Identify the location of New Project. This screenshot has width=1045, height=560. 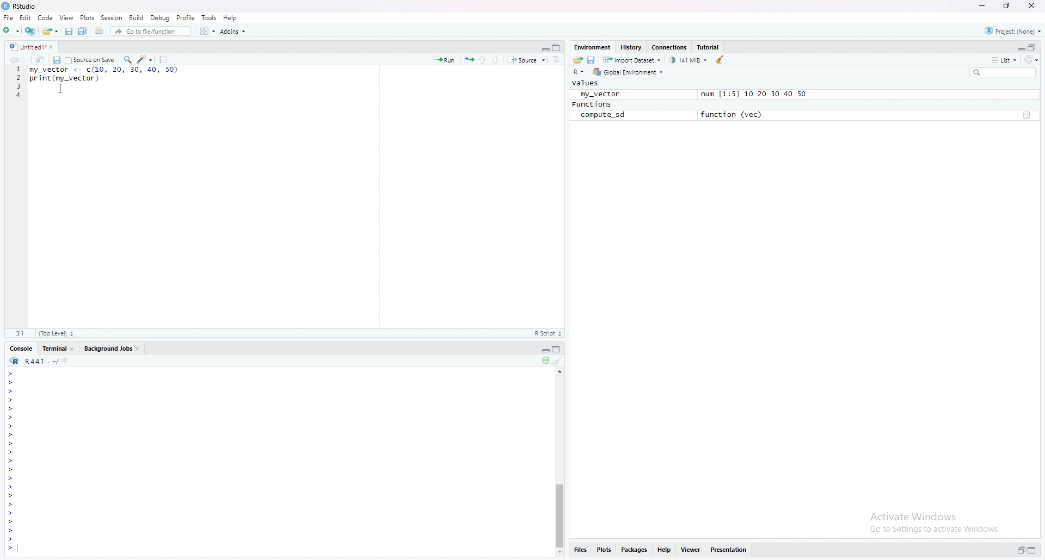
(11, 30).